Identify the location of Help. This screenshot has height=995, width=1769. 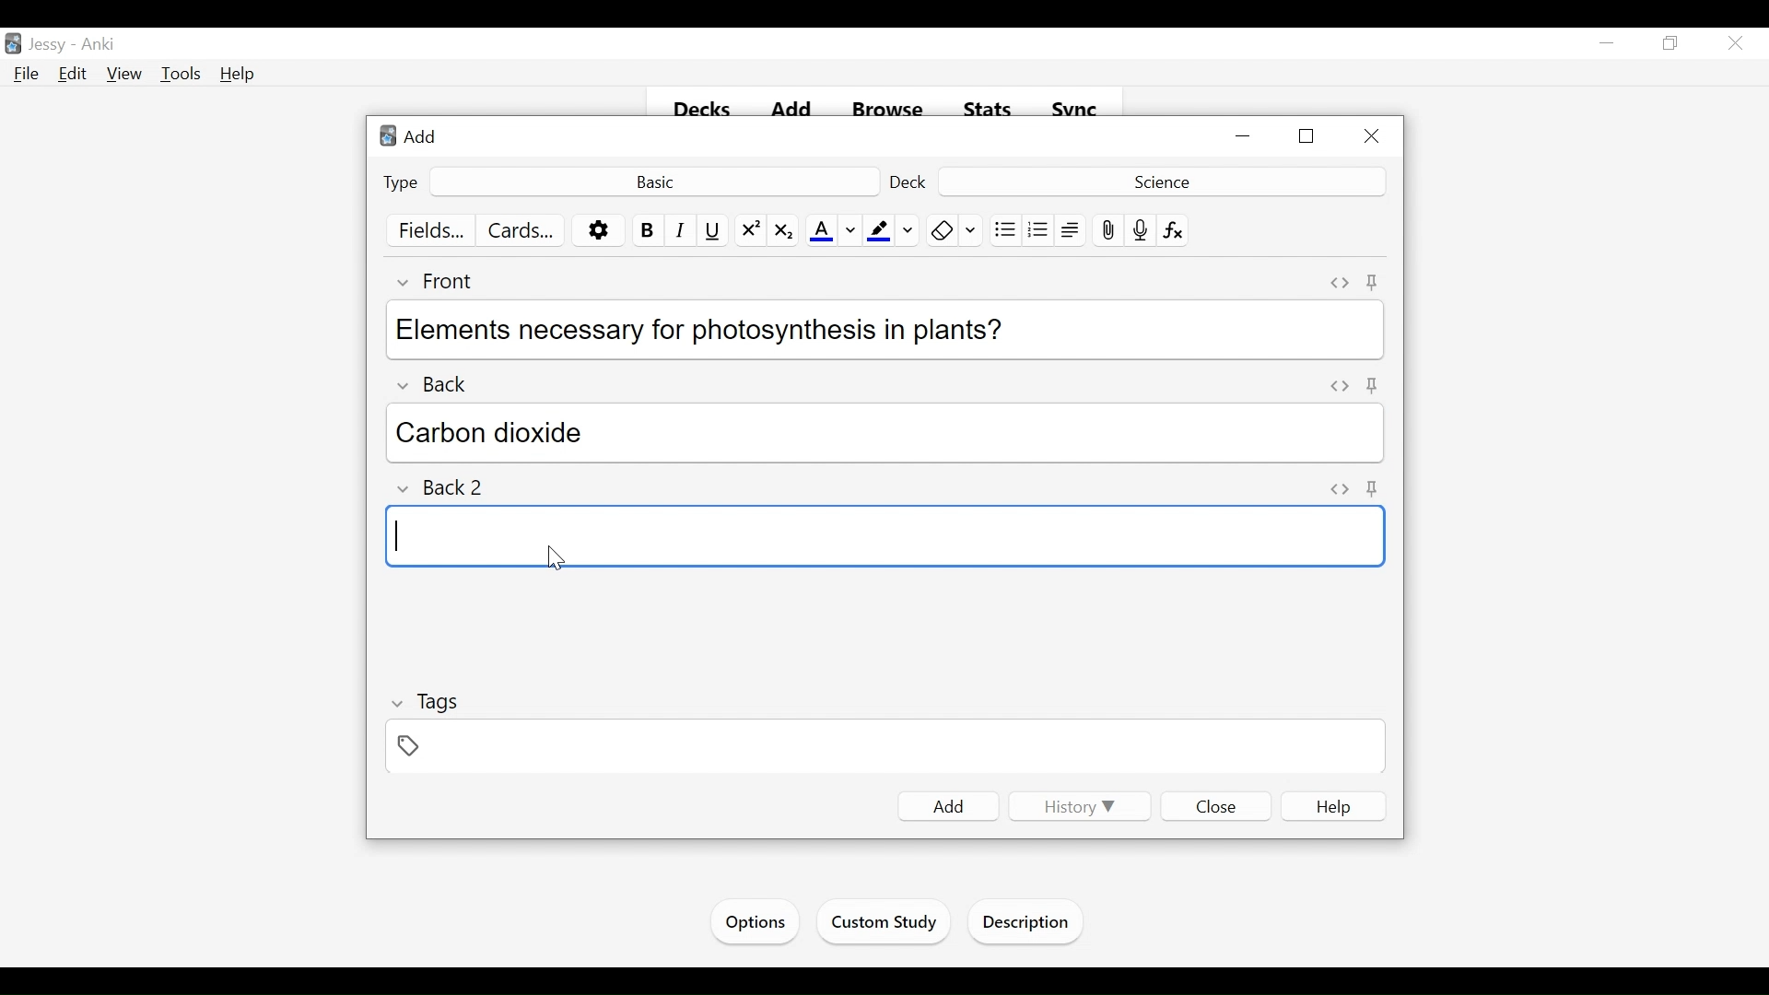
(239, 74).